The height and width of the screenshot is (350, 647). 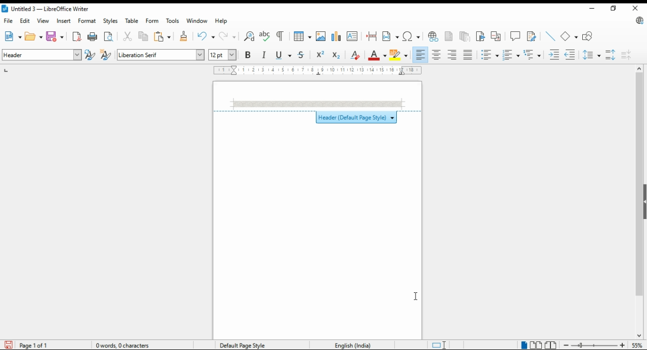 What do you see at coordinates (133, 21) in the screenshot?
I see `table` at bounding box center [133, 21].